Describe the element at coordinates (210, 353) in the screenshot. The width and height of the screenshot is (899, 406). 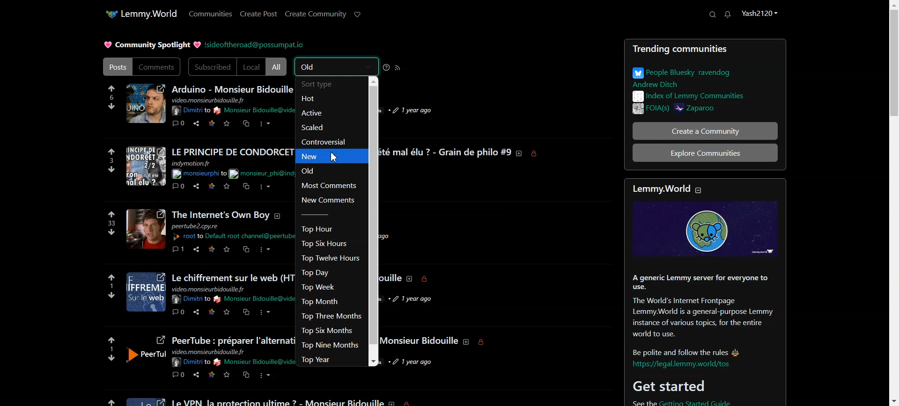
I see `` at that location.